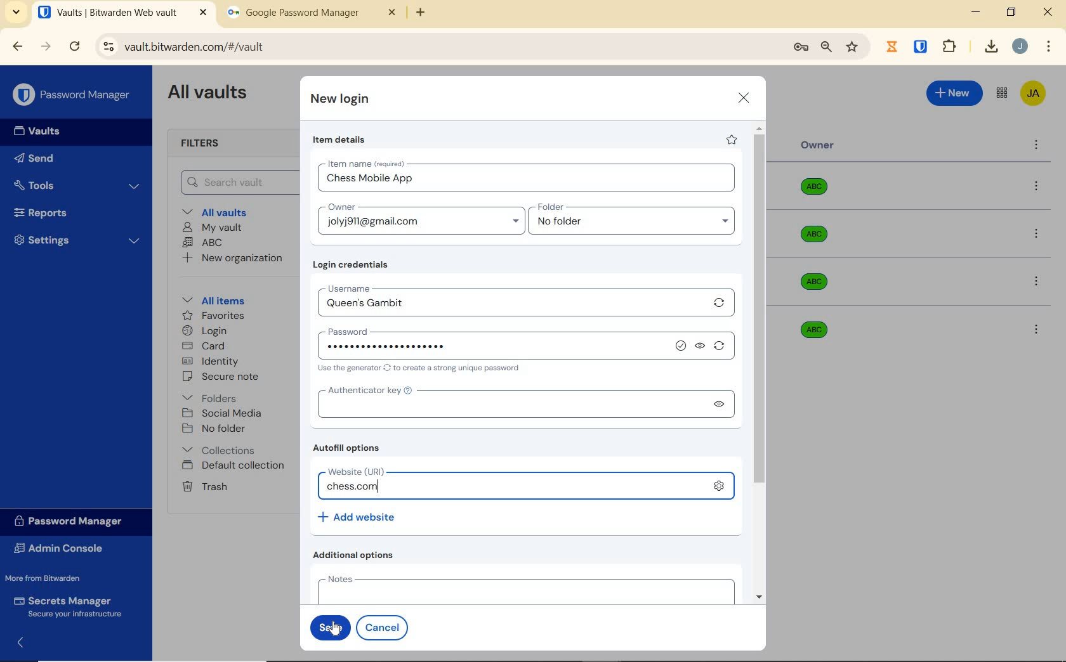  Describe the element at coordinates (682, 346) in the screenshot. I see `good` at that location.